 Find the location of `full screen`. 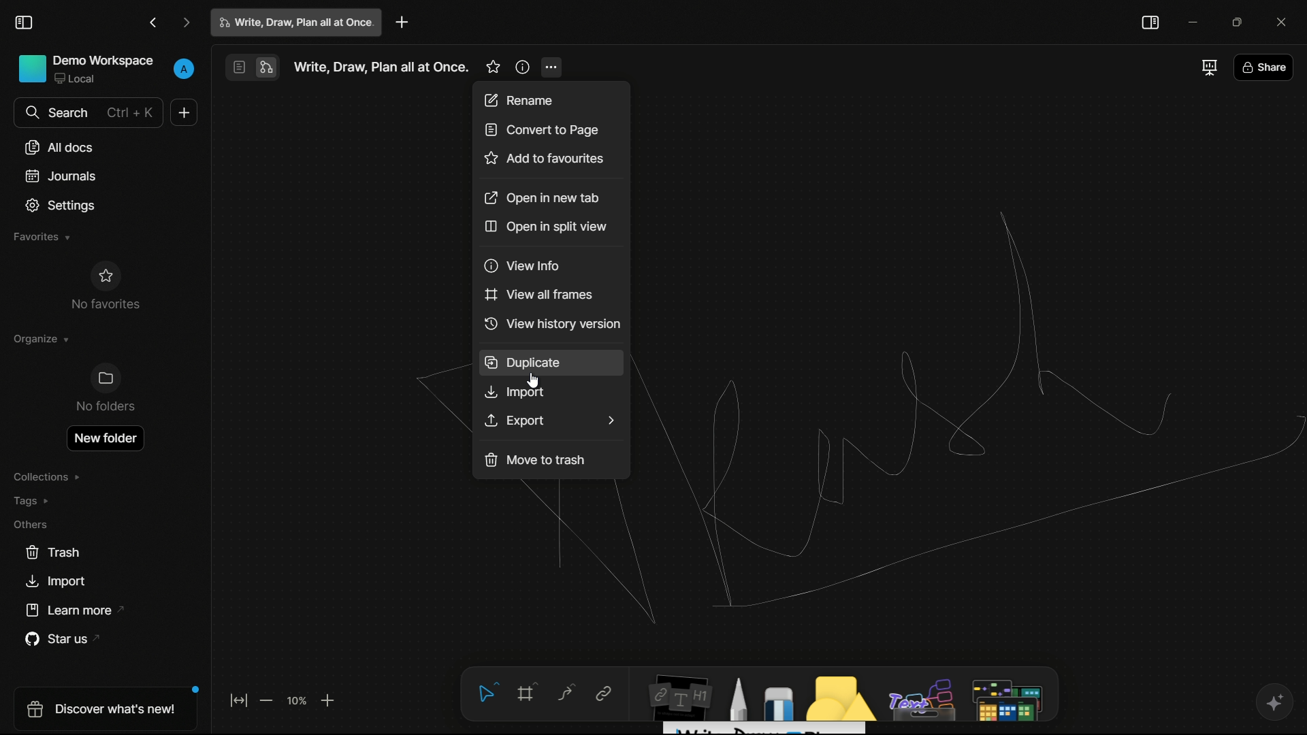

full screen is located at coordinates (1207, 69).